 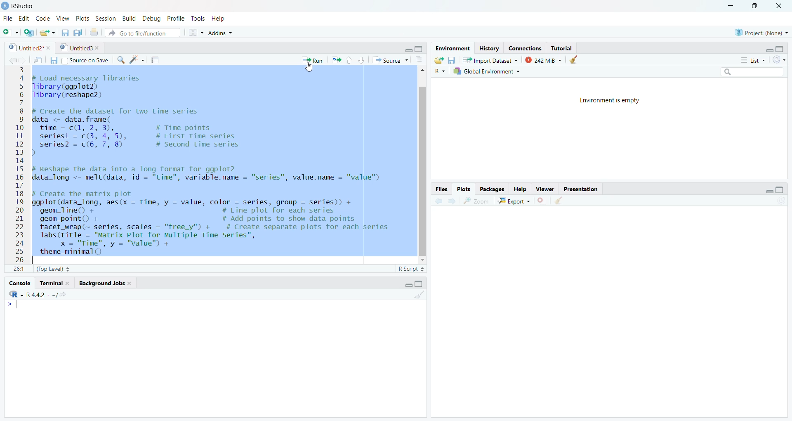 What do you see at coordinates (218, 18) in the screenshot?
I see `Help` at bounding box center [218, 18].